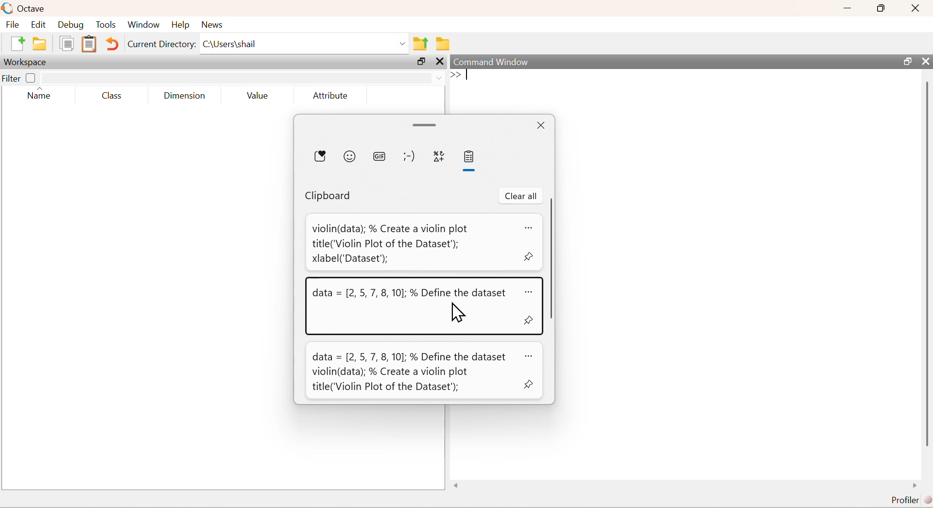  Describe the element at coordinates (521, 196) in the screenshot. I see `Clear all` at that location.